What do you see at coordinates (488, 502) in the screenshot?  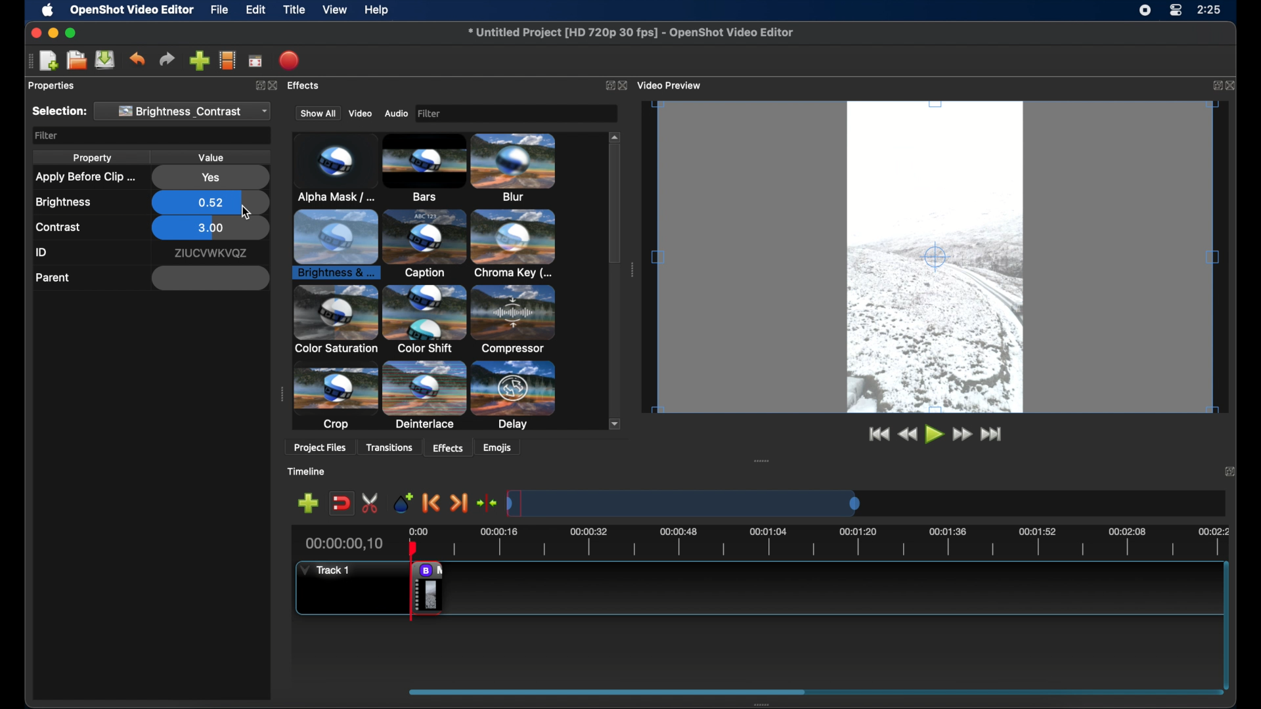 I see `center playhead on the timeline` at bounding box center [488, 502].